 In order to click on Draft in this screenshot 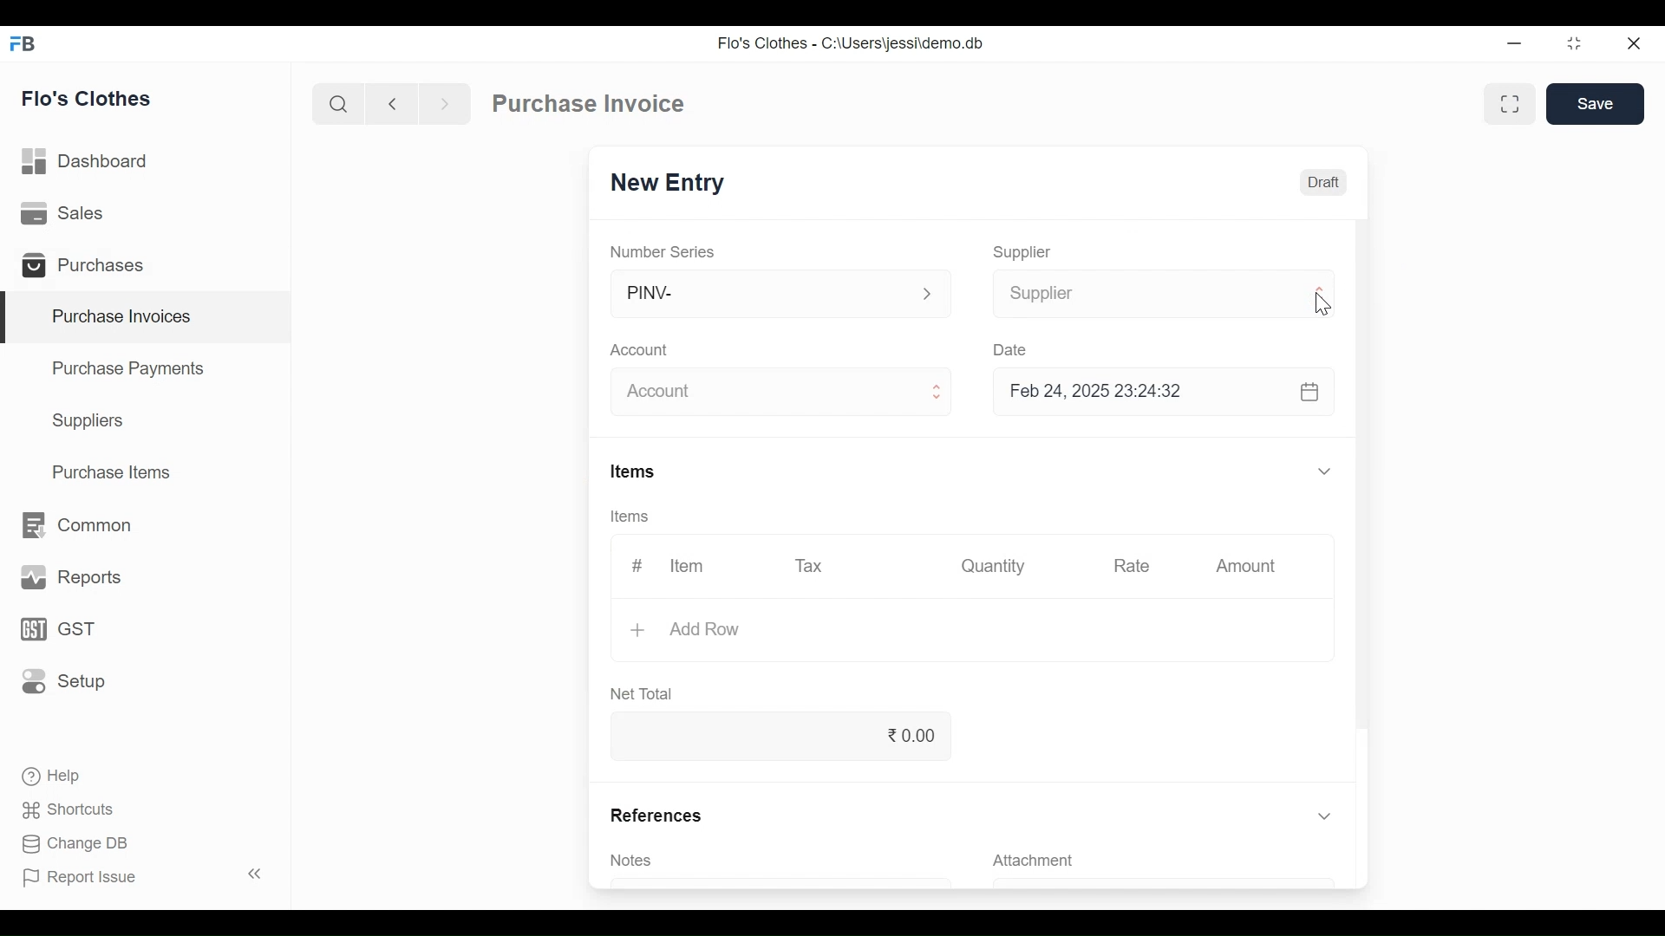, I will do `click(1323, 181)`.